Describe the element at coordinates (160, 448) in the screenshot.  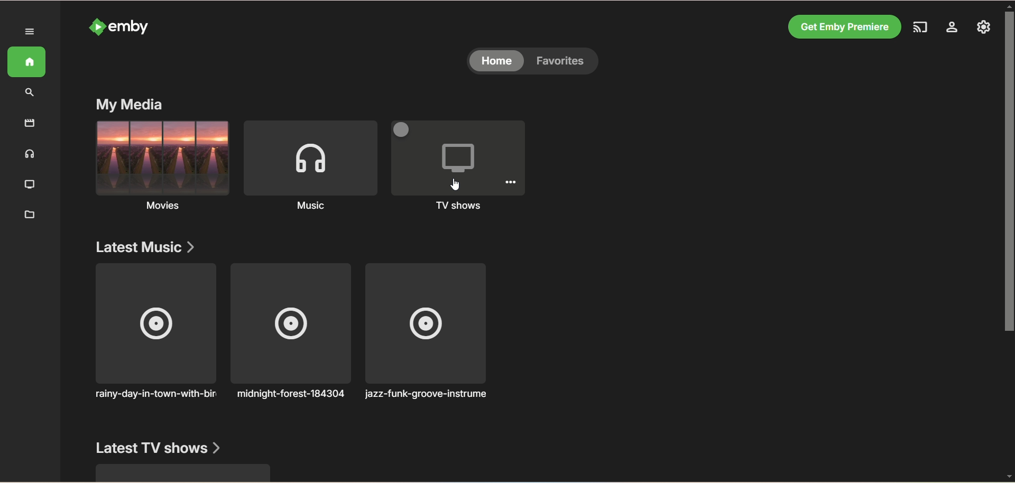
I see `Latest TV shows` at that location.